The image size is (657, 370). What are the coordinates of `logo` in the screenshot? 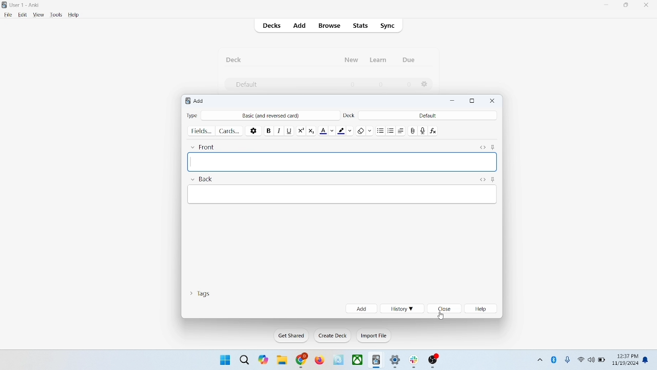 It's located at (186, 102).